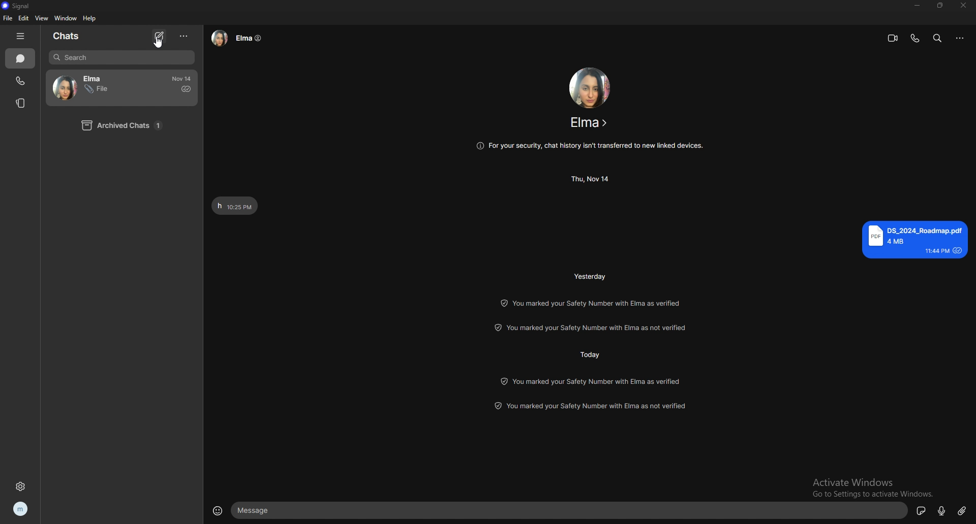 This screenshot has width=976, height=524. Describe the element at coordinates (103, 87) in the screenshot. I see `chat` at that location.